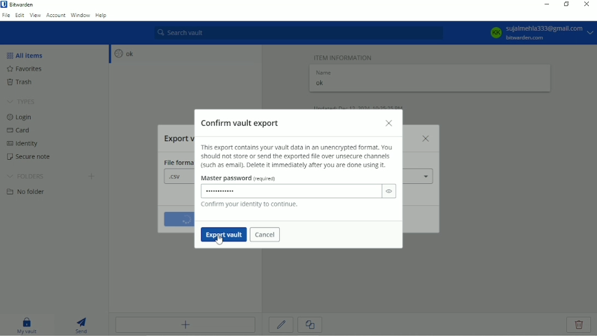 Image resolution: width=597 pixels, height=336 pixels. What do you see at coordinates (92, 177) in the screenshot?
I see `Create folder` at bounding box center [92, 177].